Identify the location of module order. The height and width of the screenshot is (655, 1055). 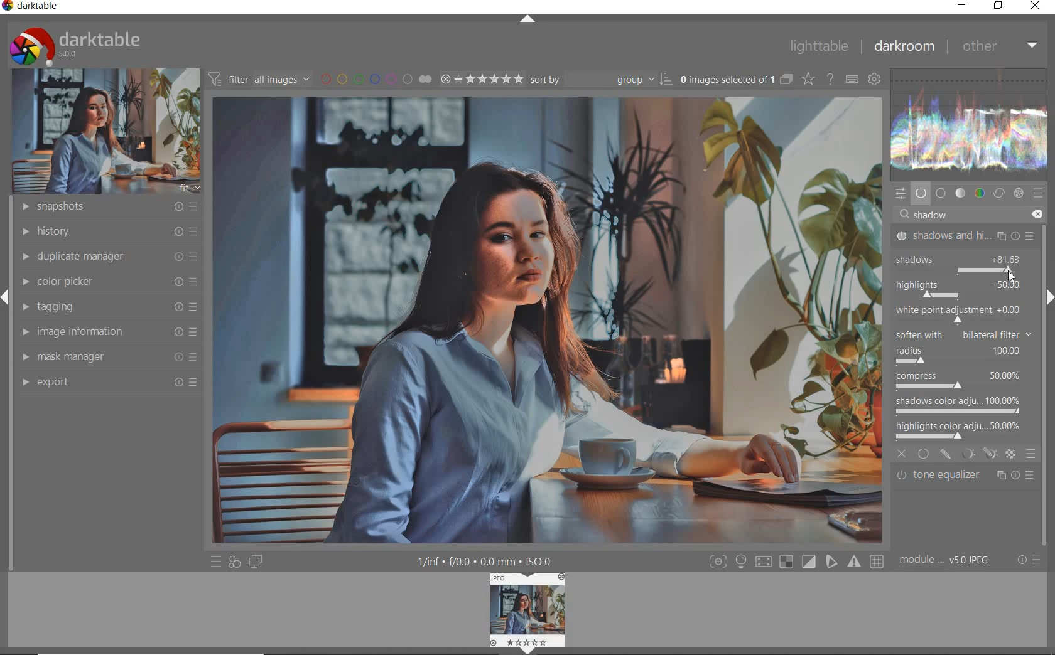
(948, 562).